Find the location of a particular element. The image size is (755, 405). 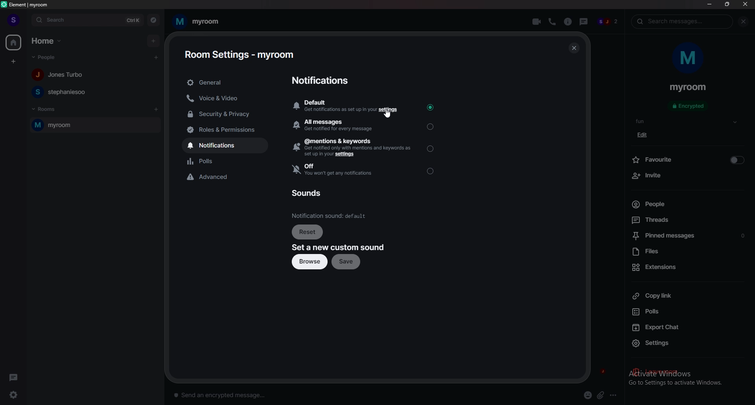

explore rooms is located at coordinates (153, 20).